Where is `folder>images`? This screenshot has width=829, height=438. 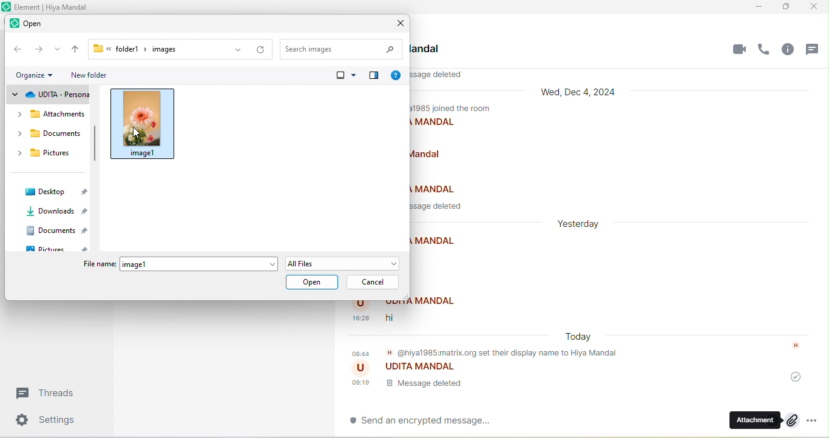
folder>images is located at coordinates (156, 48).